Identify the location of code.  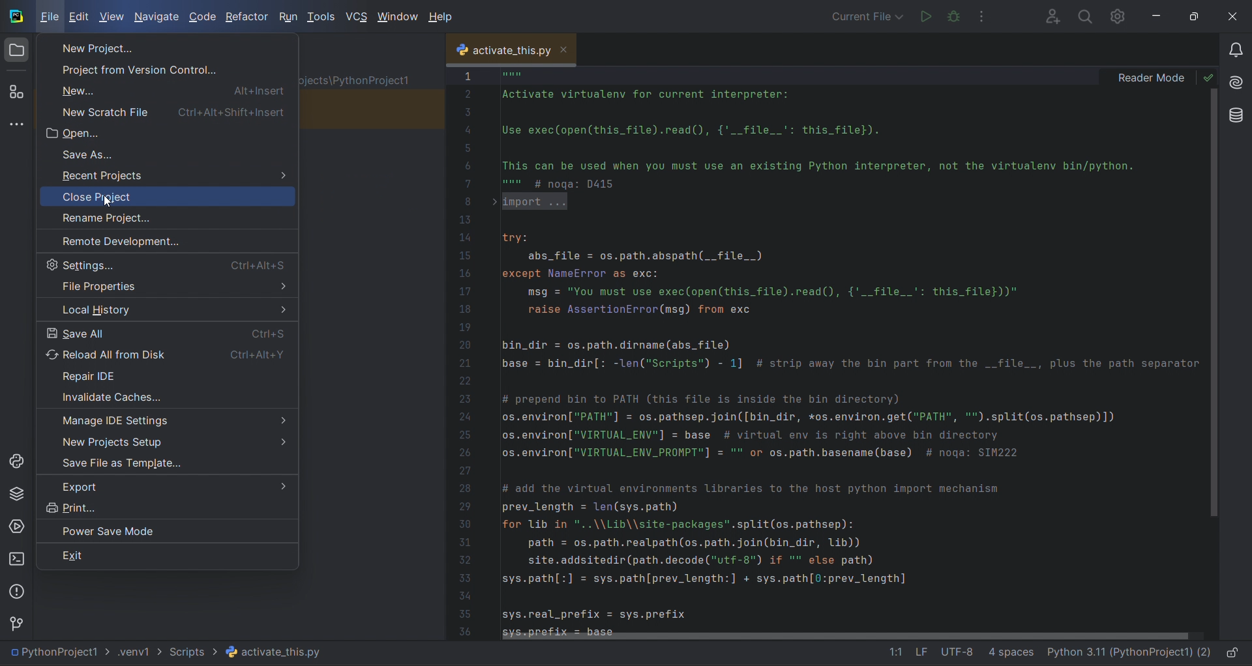
(200, 17).